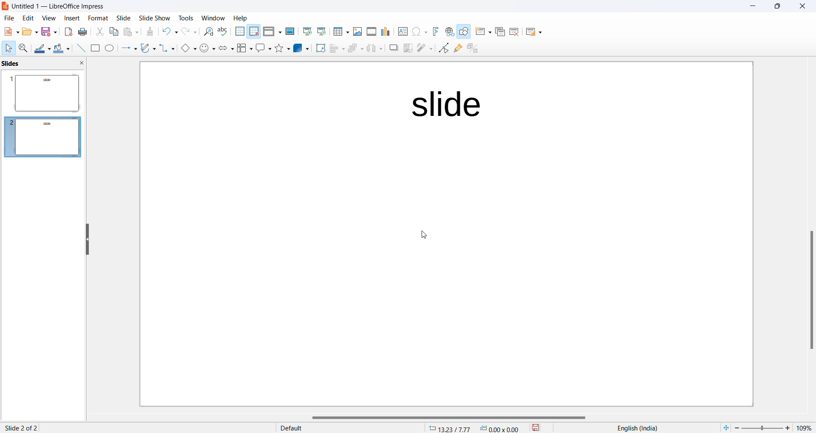 The height and width of the screenshot is (433, 816). Describe the element at coordinates (449, 428) in the screenshot. I see `cursor location: -2.87/1.85` at that location.